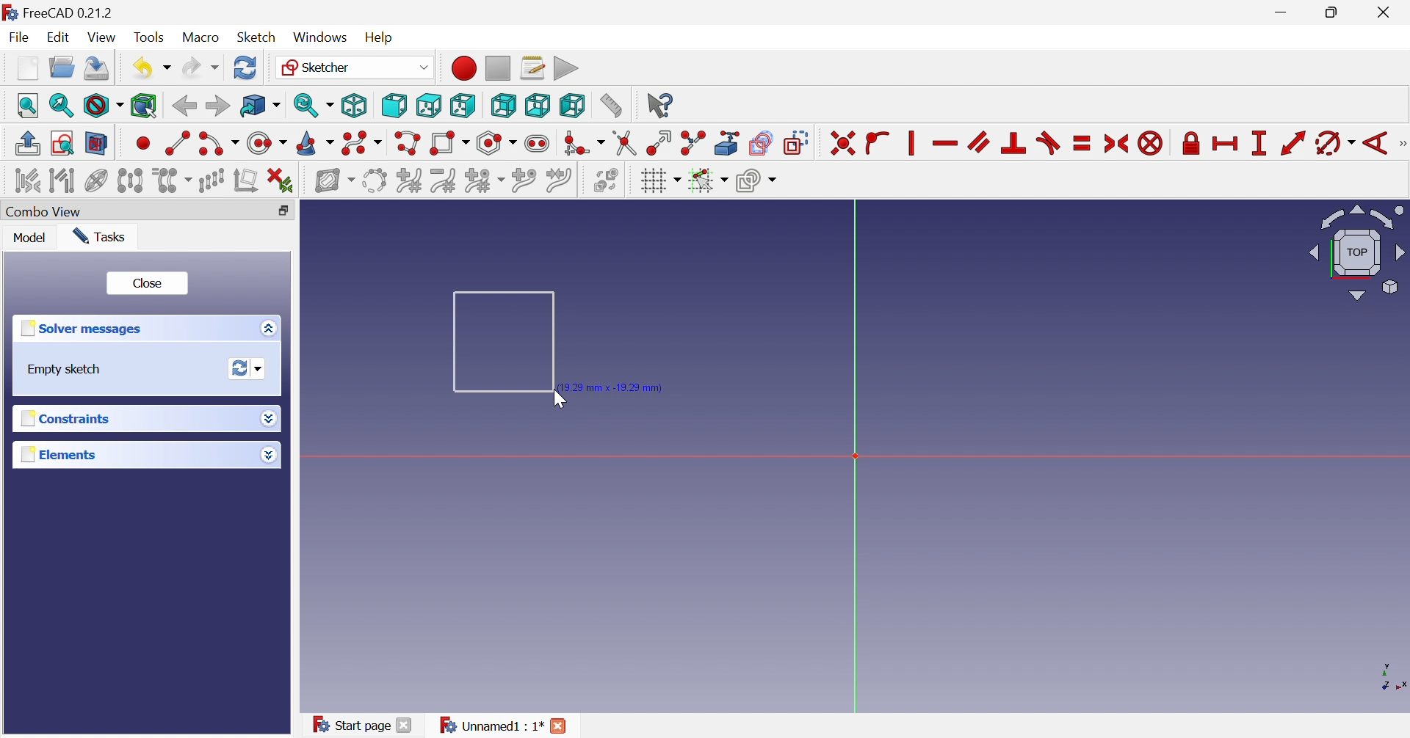  I want to click on Show/hide internal geometry, so click(95, 182).